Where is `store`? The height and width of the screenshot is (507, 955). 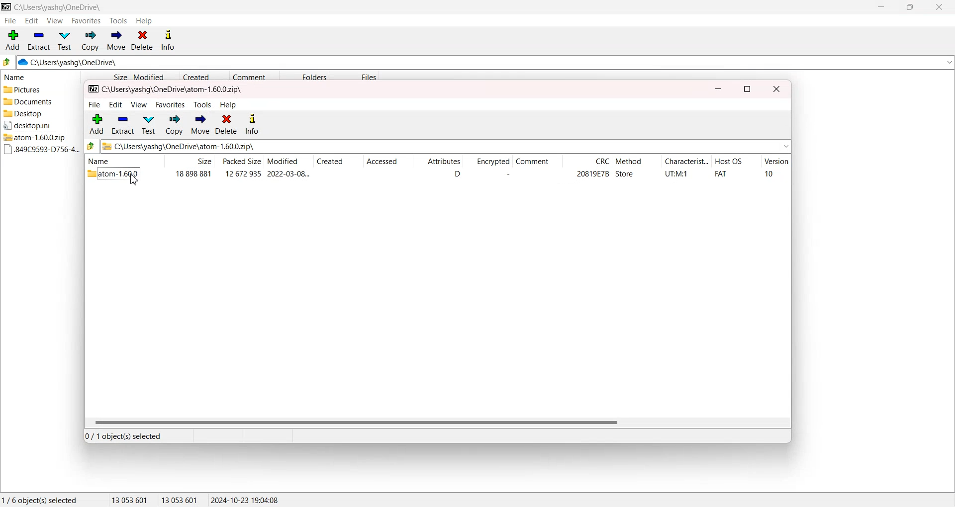 store is located at coordinates (625, 174).